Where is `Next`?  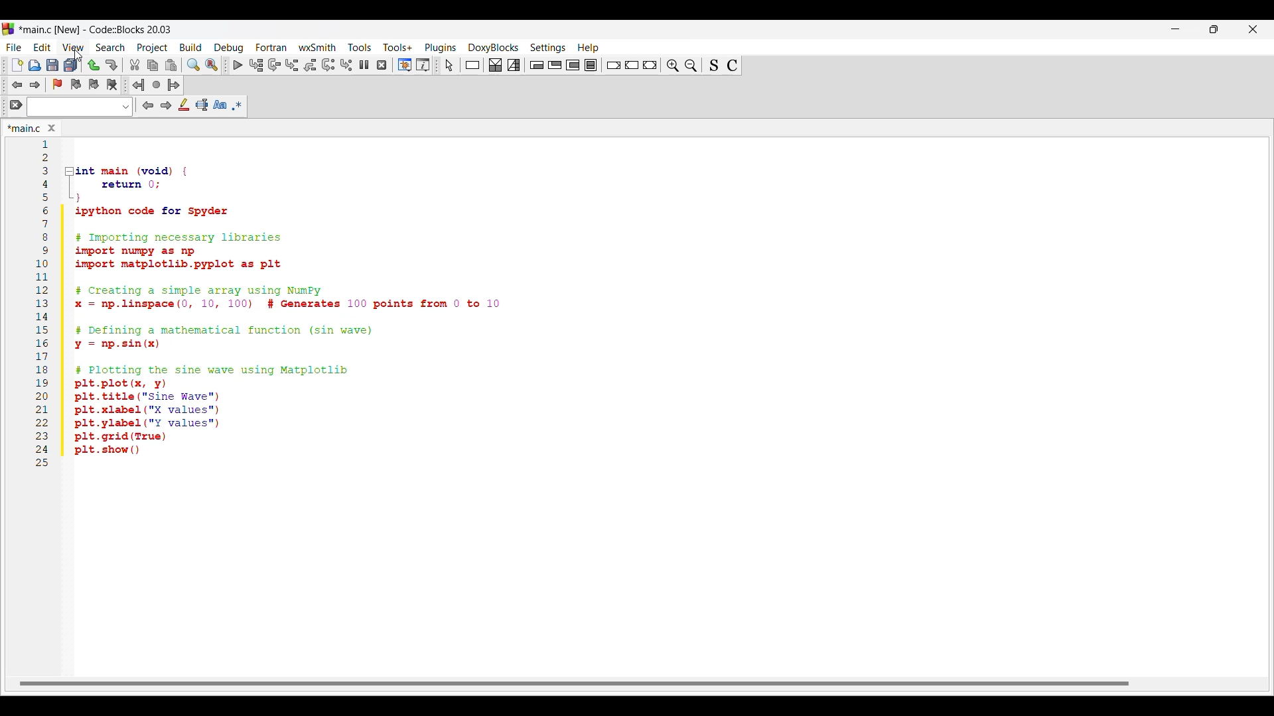
Next is located at coordinates (167, 105).